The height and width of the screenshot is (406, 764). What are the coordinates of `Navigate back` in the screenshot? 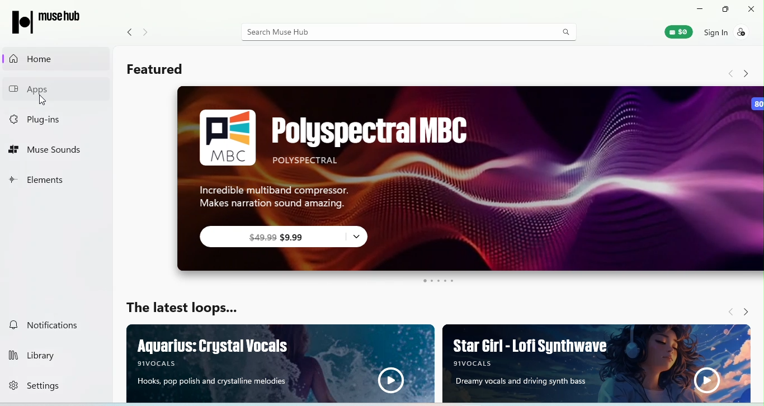 It's located at (727, 311).